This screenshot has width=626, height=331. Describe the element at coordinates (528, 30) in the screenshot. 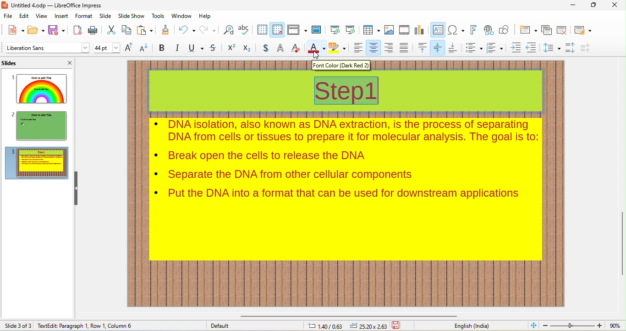

I see `new slide` at that location.